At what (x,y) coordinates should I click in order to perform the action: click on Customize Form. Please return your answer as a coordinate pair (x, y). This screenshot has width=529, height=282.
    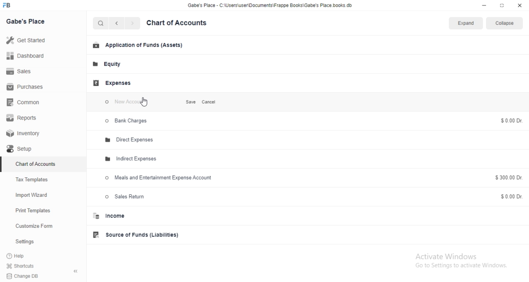
    Looking at the image, I should click on (35, 225).